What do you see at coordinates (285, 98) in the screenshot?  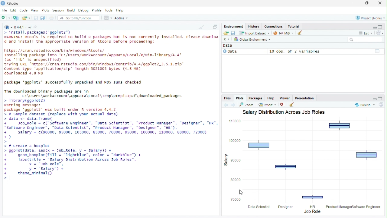 I see `Viewer` at bounding box center [285, 98].